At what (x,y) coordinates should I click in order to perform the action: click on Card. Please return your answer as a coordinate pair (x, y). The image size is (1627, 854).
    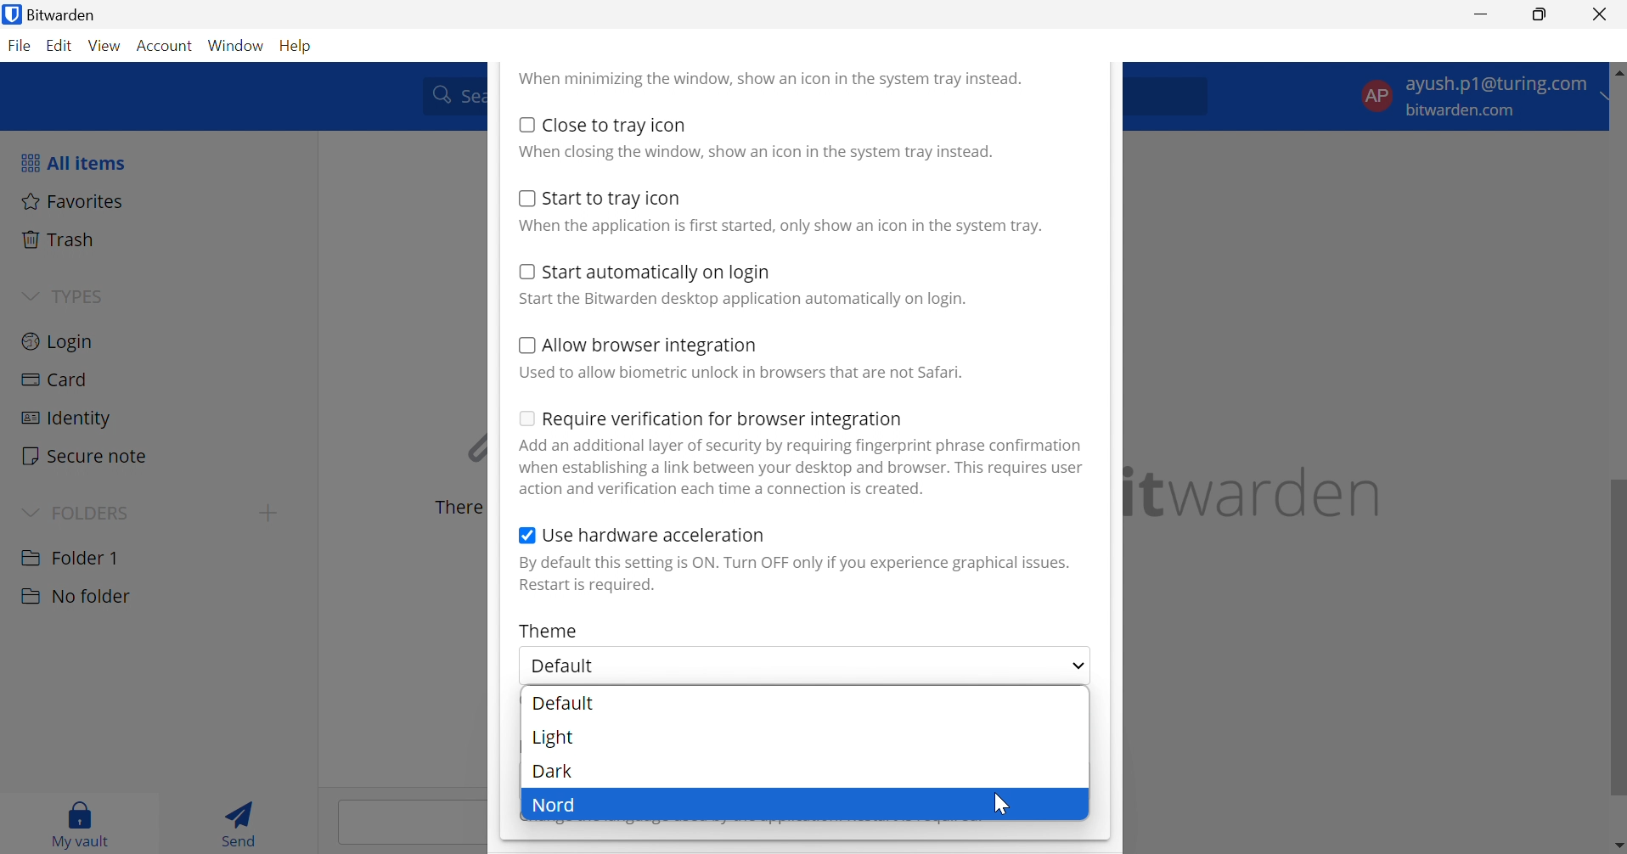
    Looking at the image, I should click on (57, 380).